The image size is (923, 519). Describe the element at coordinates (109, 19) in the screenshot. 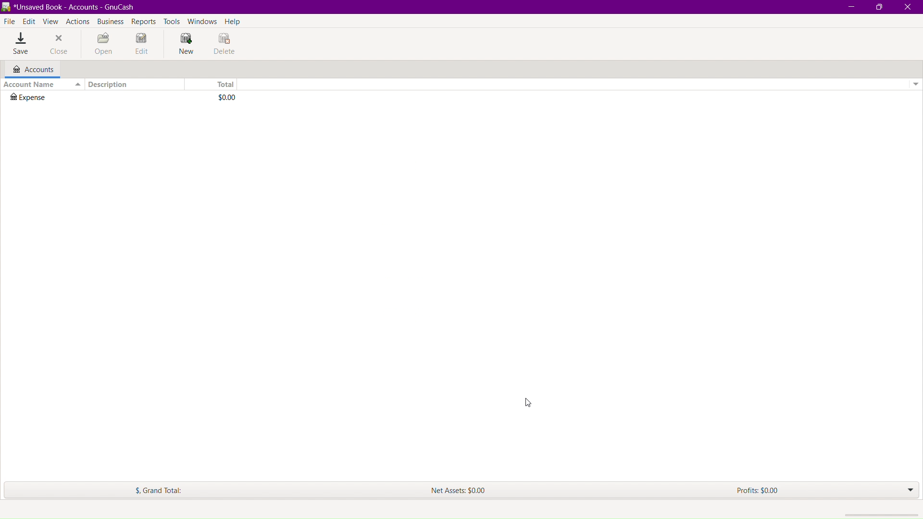

I see `Business` at that location.